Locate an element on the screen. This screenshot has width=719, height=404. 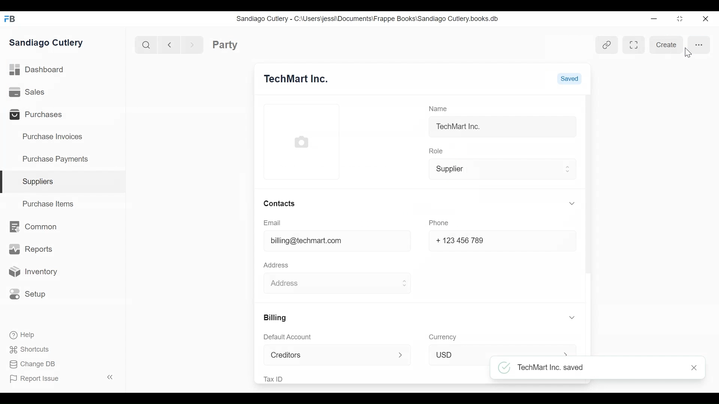
Role is located at coordinates (436, 151).